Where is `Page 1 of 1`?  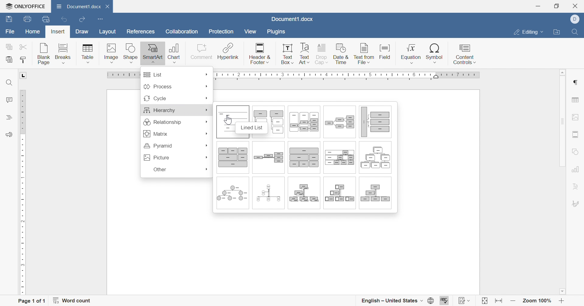 Page 1 of 1 is located at coordinates (31, 300).